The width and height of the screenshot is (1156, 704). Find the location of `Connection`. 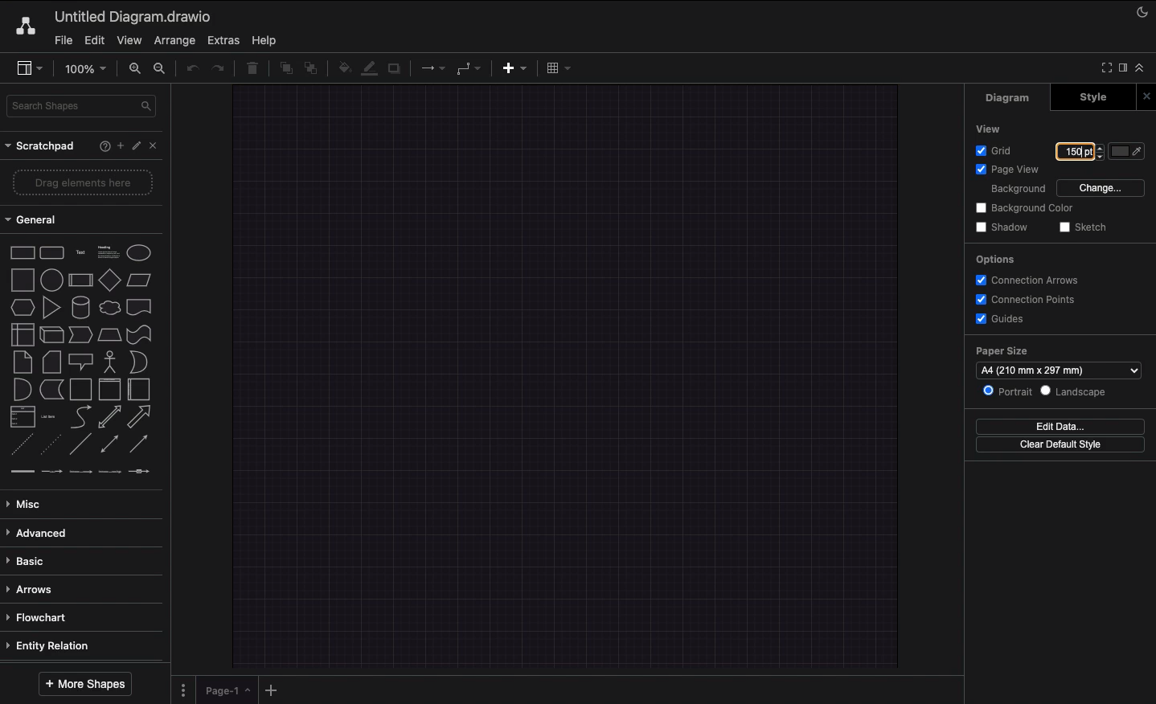

Connection is located at coordinates (432, 68).